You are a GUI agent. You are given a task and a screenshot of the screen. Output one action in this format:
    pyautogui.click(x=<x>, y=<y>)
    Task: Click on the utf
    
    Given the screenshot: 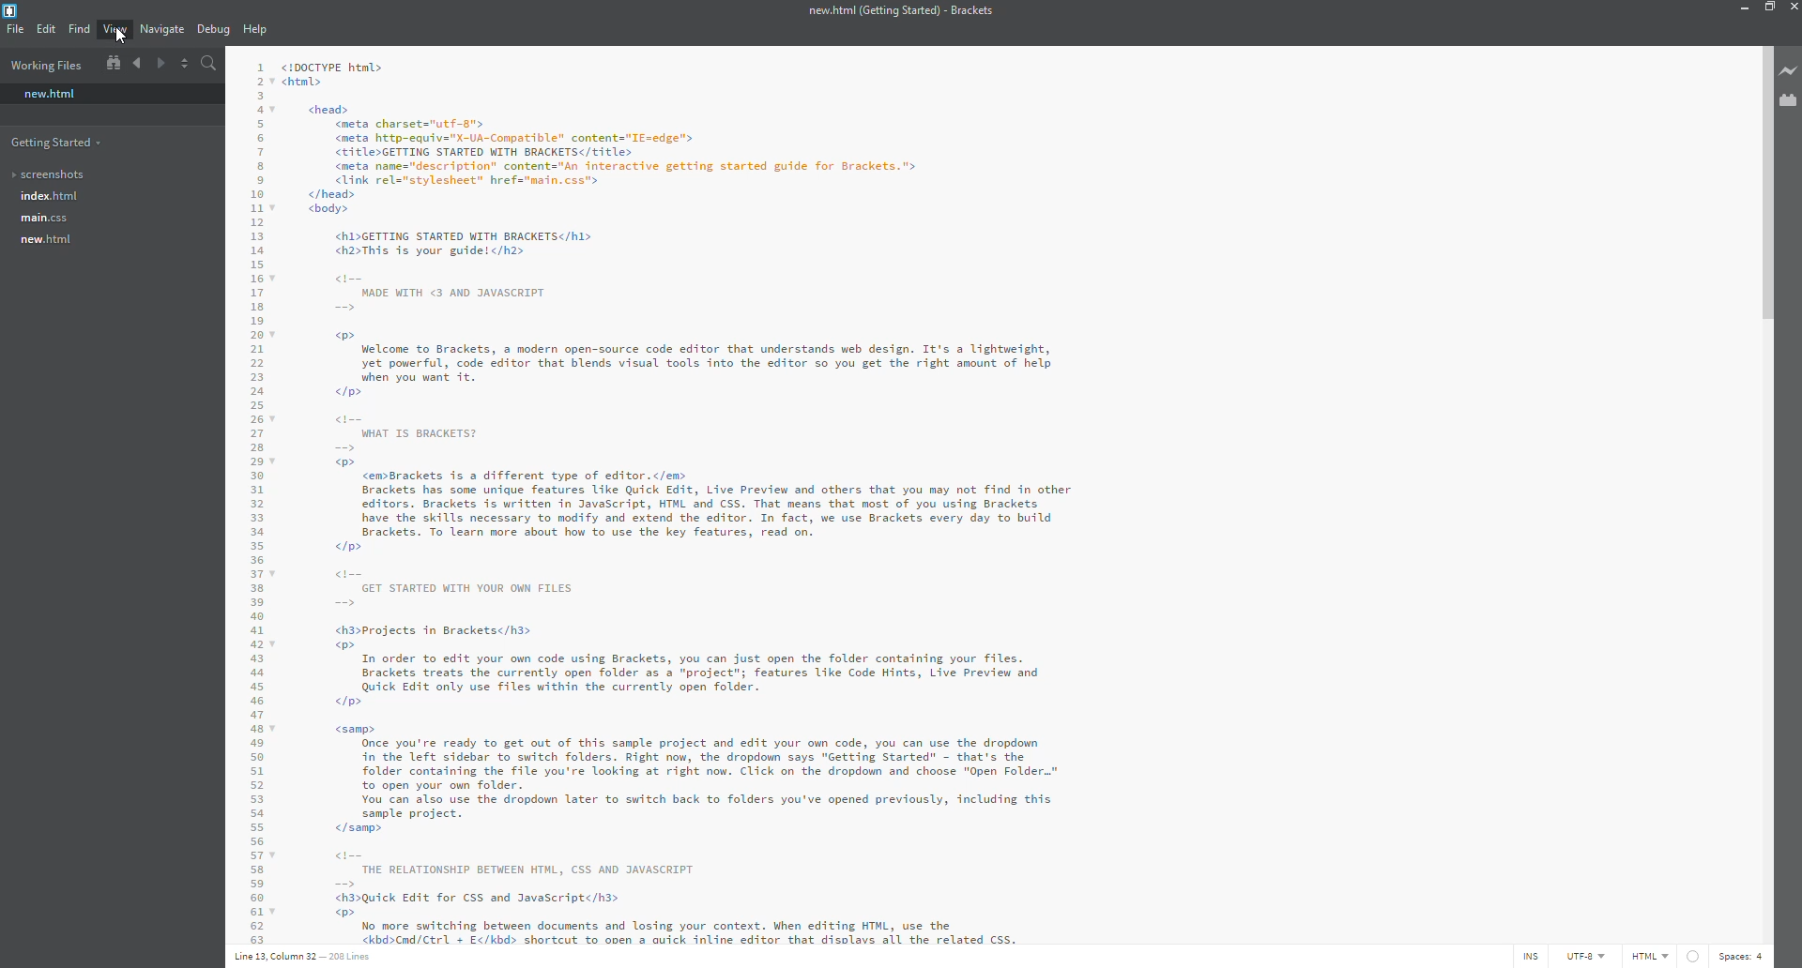 What is the action you would take?
    pyautogui.click(x=1588, y=956)
    